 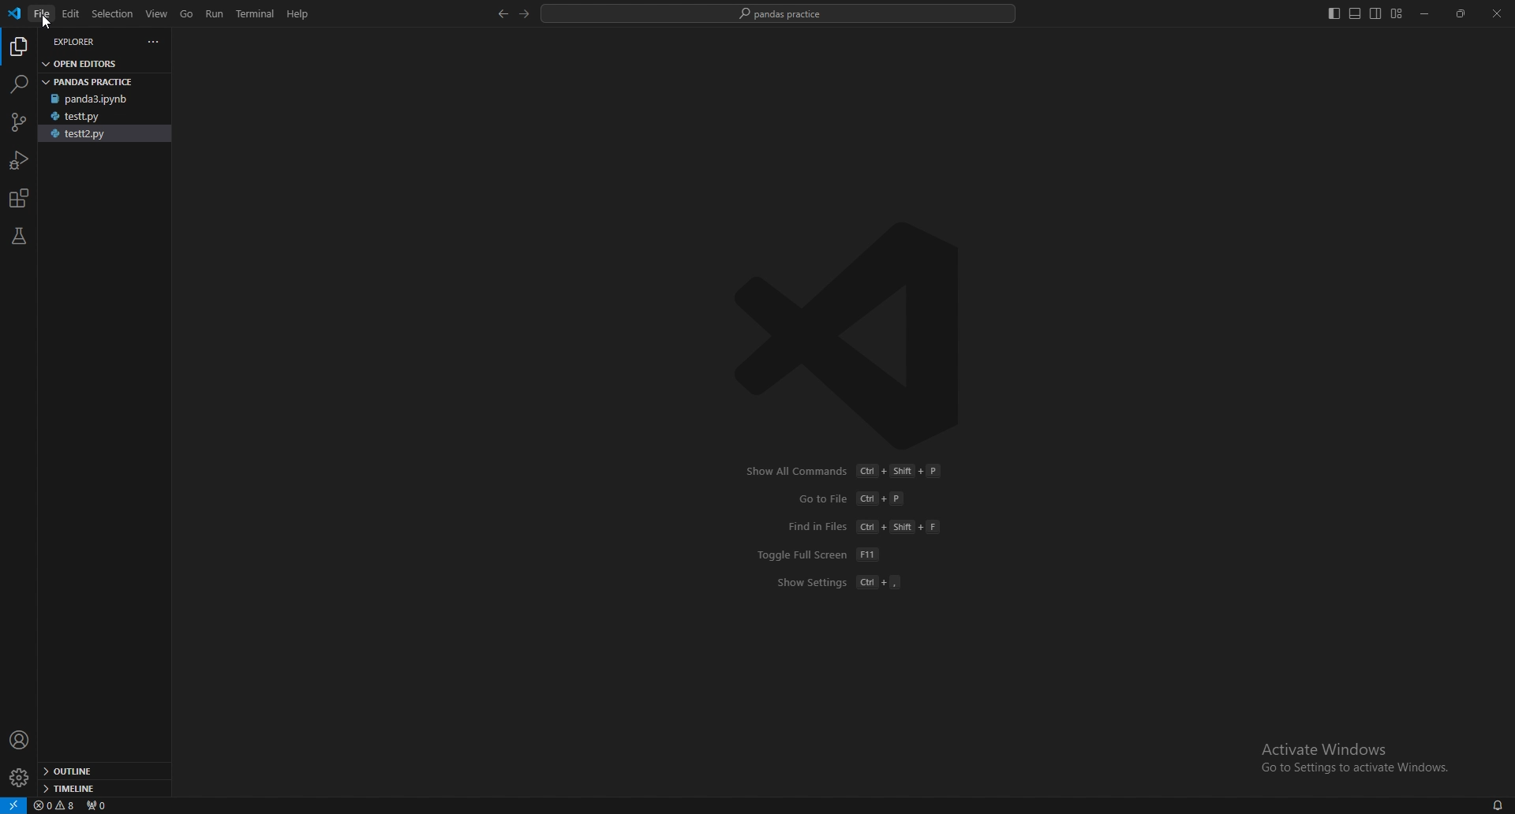 What do you see at coordinates (99, 62) in the screenshot?
I see `open editors` at bounding box center [99, 62].